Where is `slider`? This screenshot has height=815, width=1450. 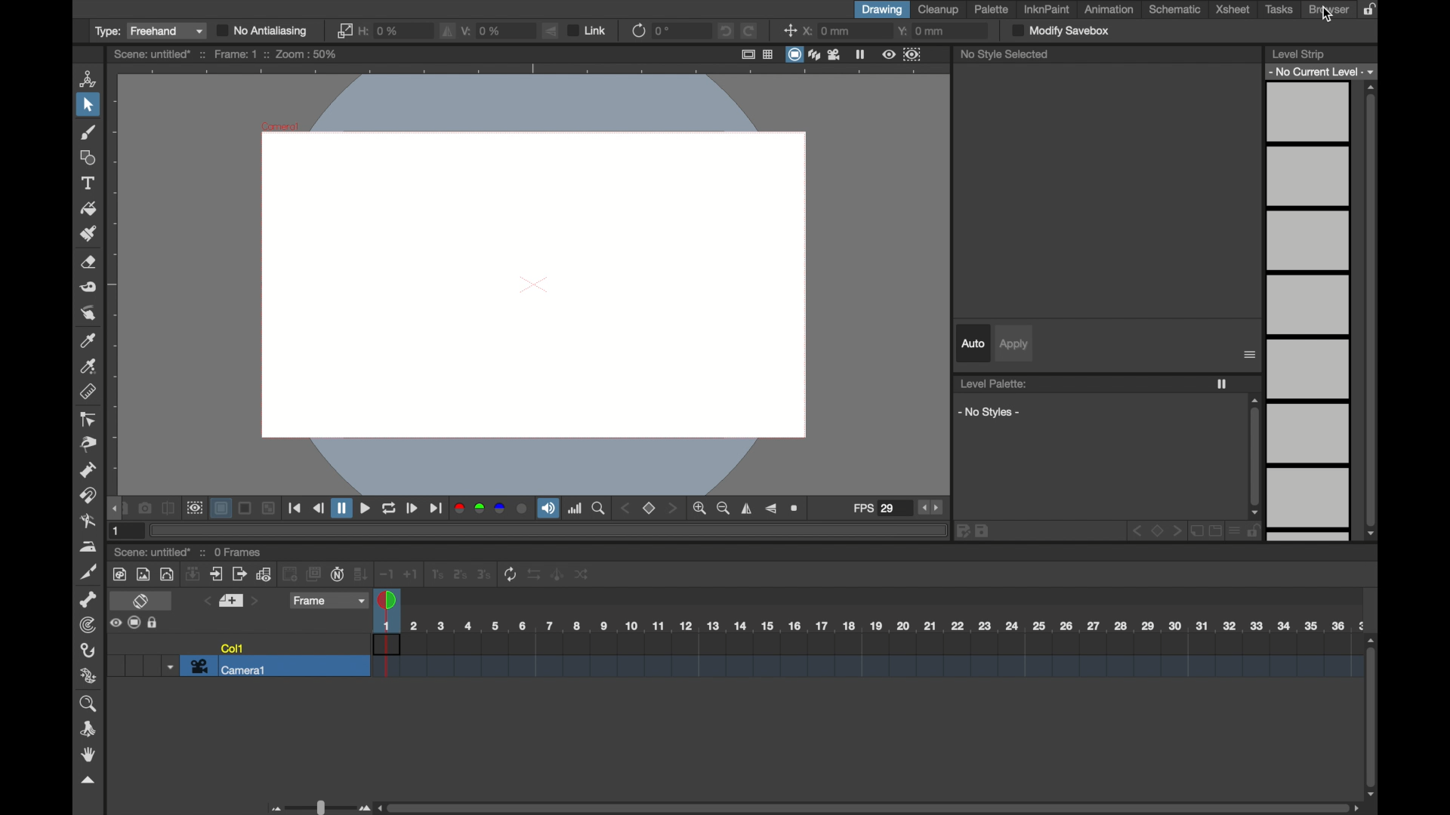 slider is located at coordinates (317, 807).